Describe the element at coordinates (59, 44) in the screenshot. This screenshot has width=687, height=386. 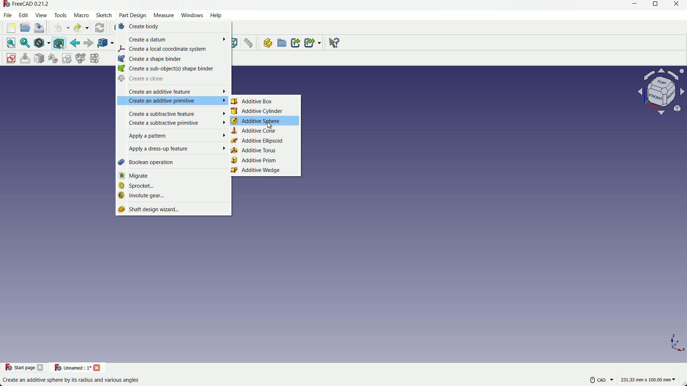
I see `bounding box` at that location.